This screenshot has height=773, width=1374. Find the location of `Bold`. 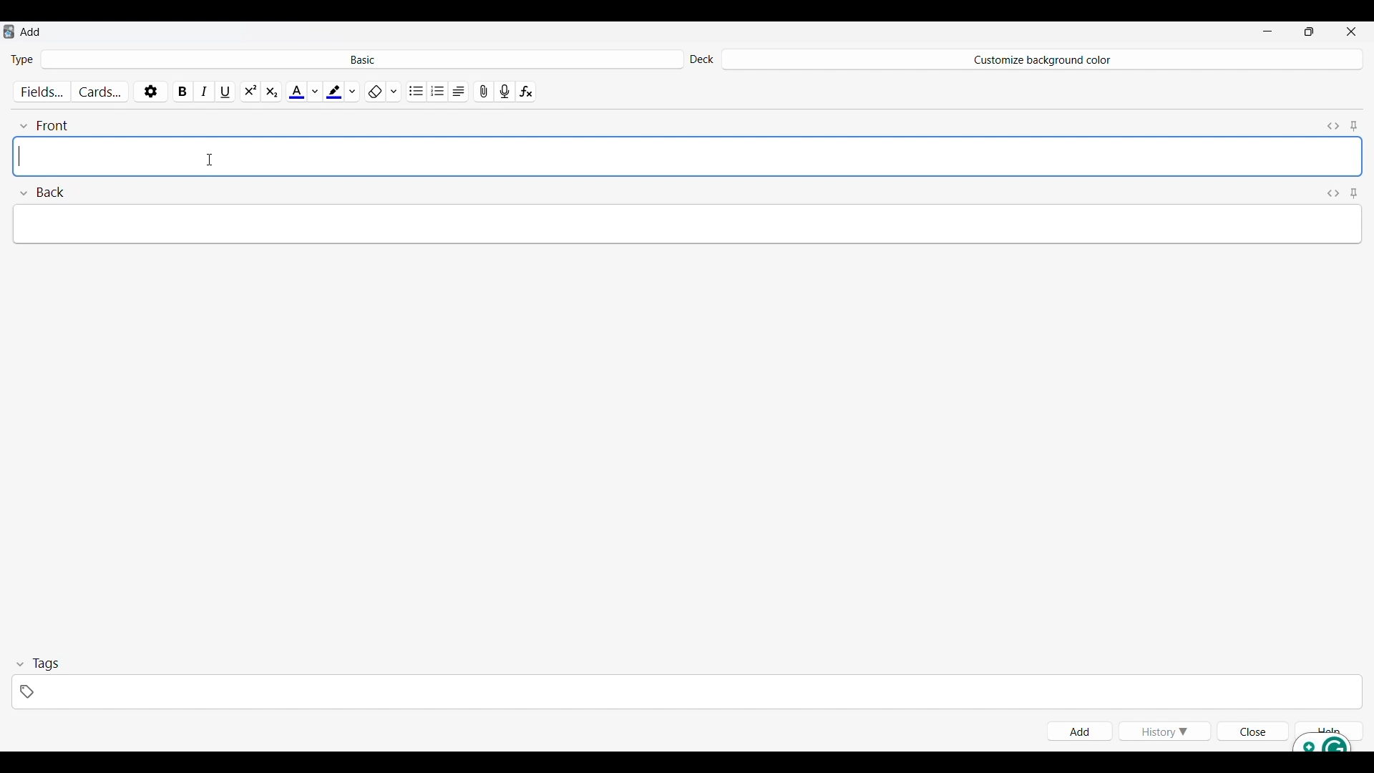

Bold is located at coordinates (183, 89).